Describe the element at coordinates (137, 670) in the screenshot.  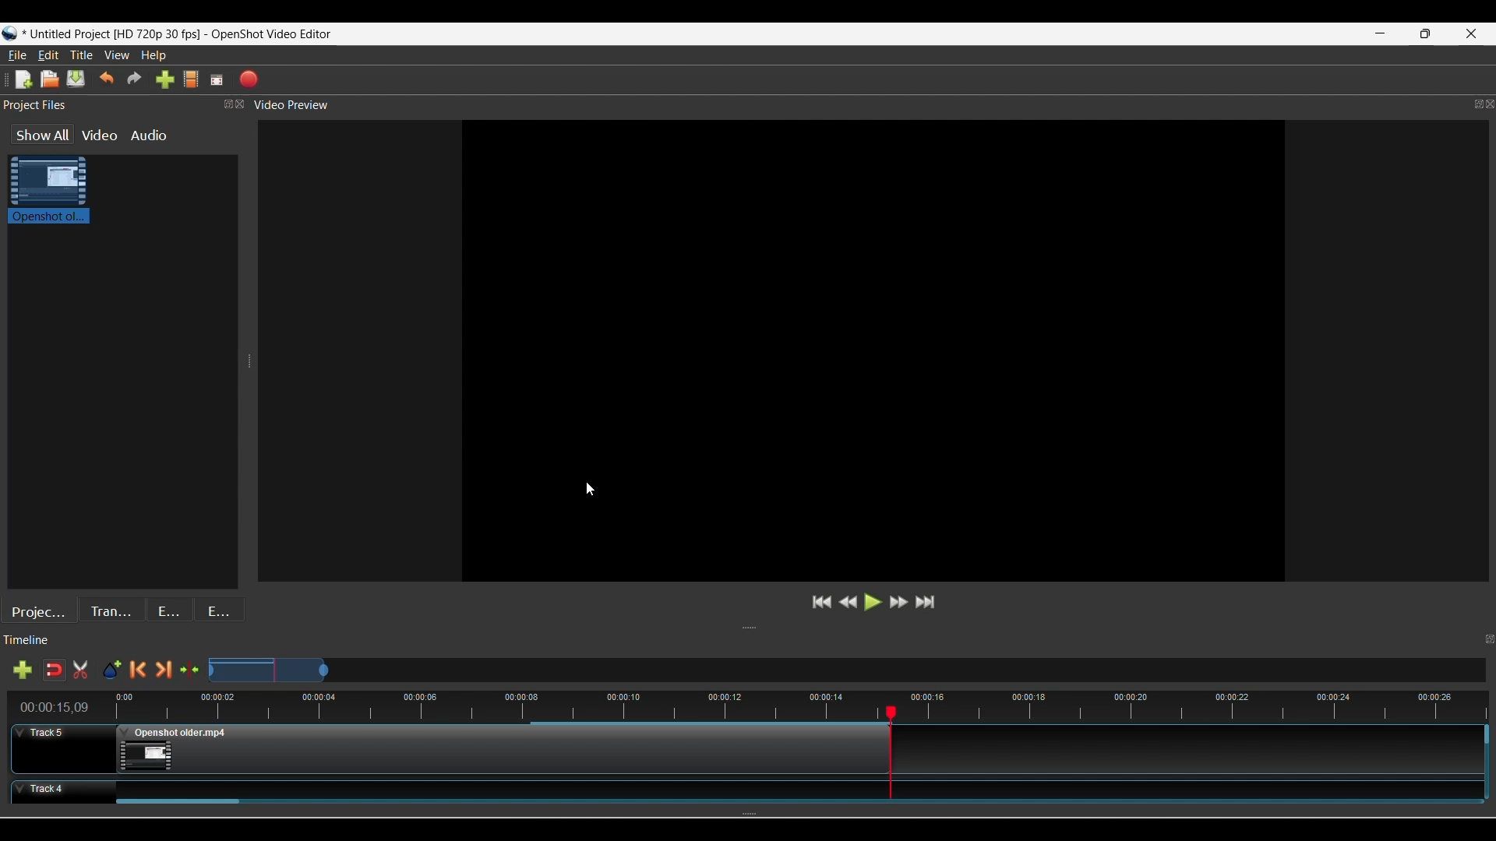
I see `Previous marker` at that location.